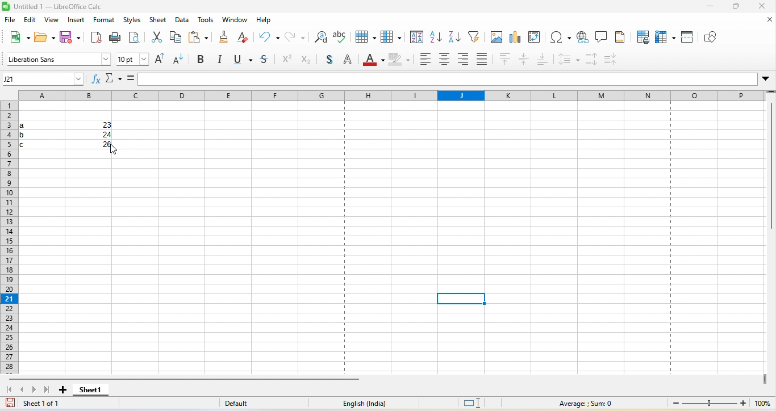  I want to click on show draw function, so click(710, 37).